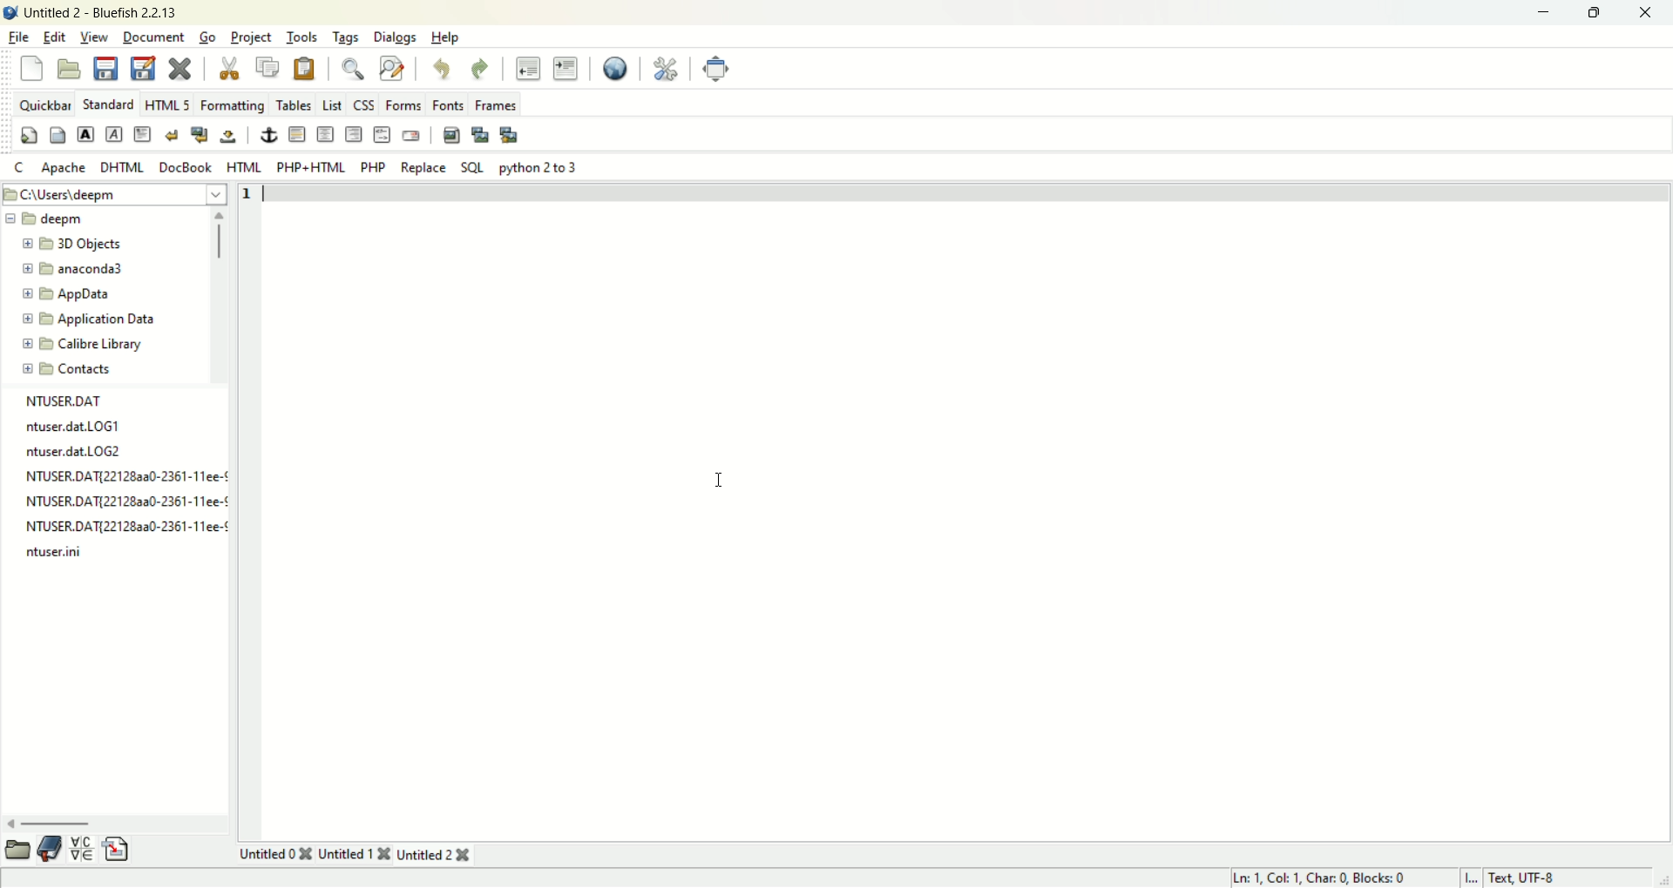 Image resolution: width=1673 pixels, height=888 pixels. I want to click on close current file, so click(179, 67).